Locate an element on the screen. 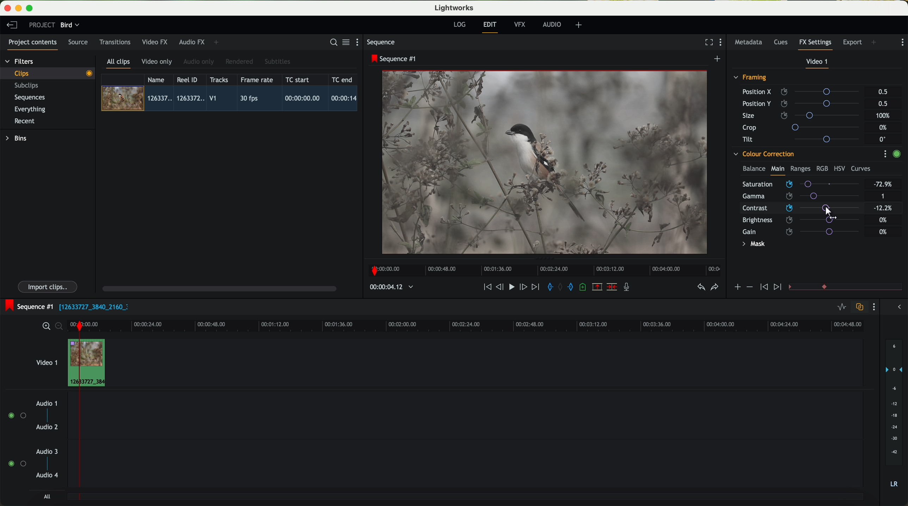 This screenshot has width=908, height=506. delete/cut is located at coordinates (612, 287).